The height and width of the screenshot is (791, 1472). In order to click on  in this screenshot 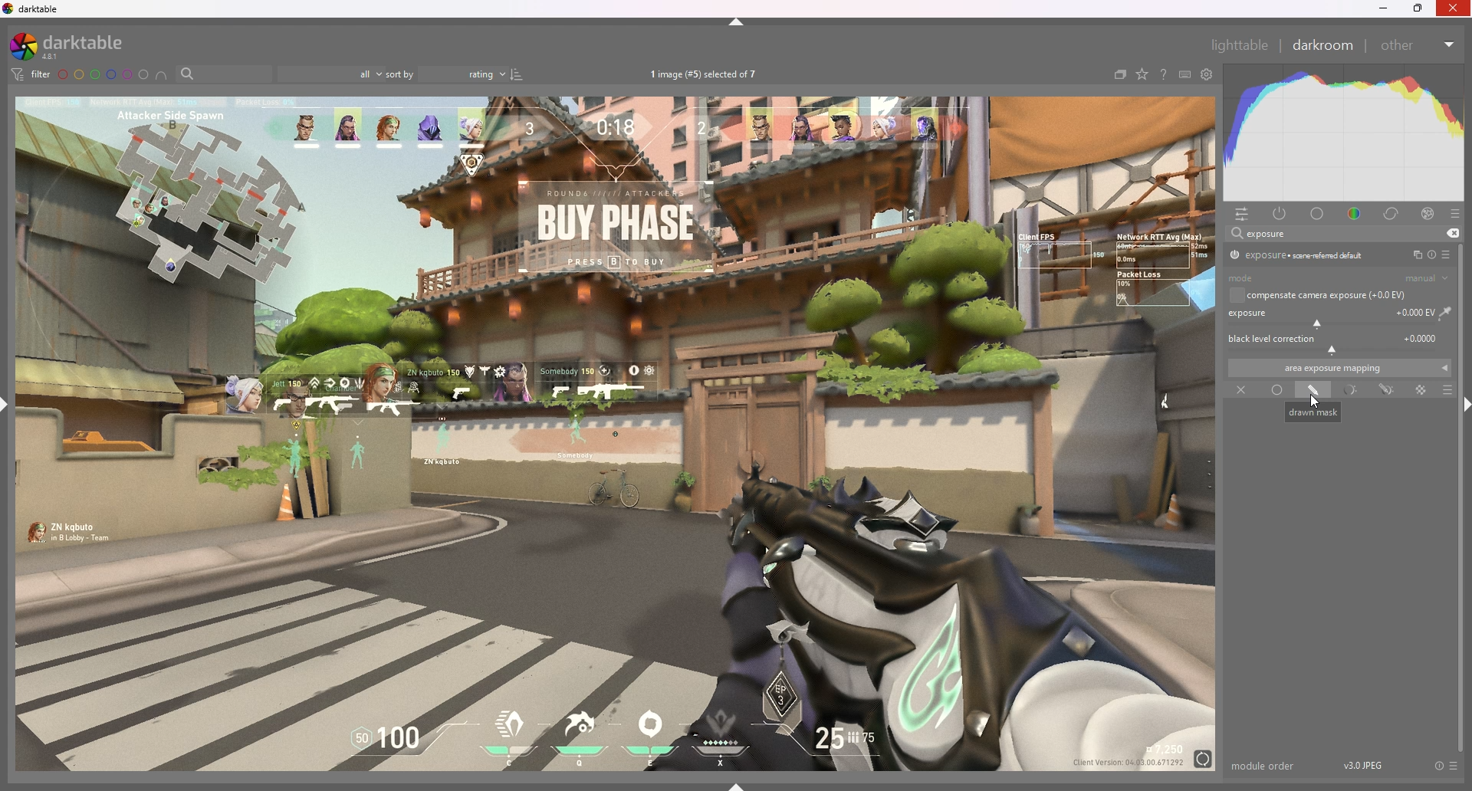, I will do `click(1454, 9)`.